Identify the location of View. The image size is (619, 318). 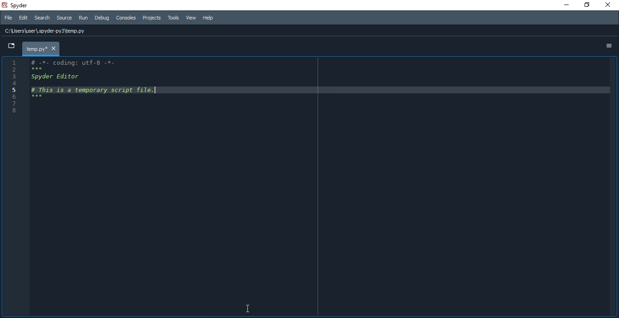
(192, 19).